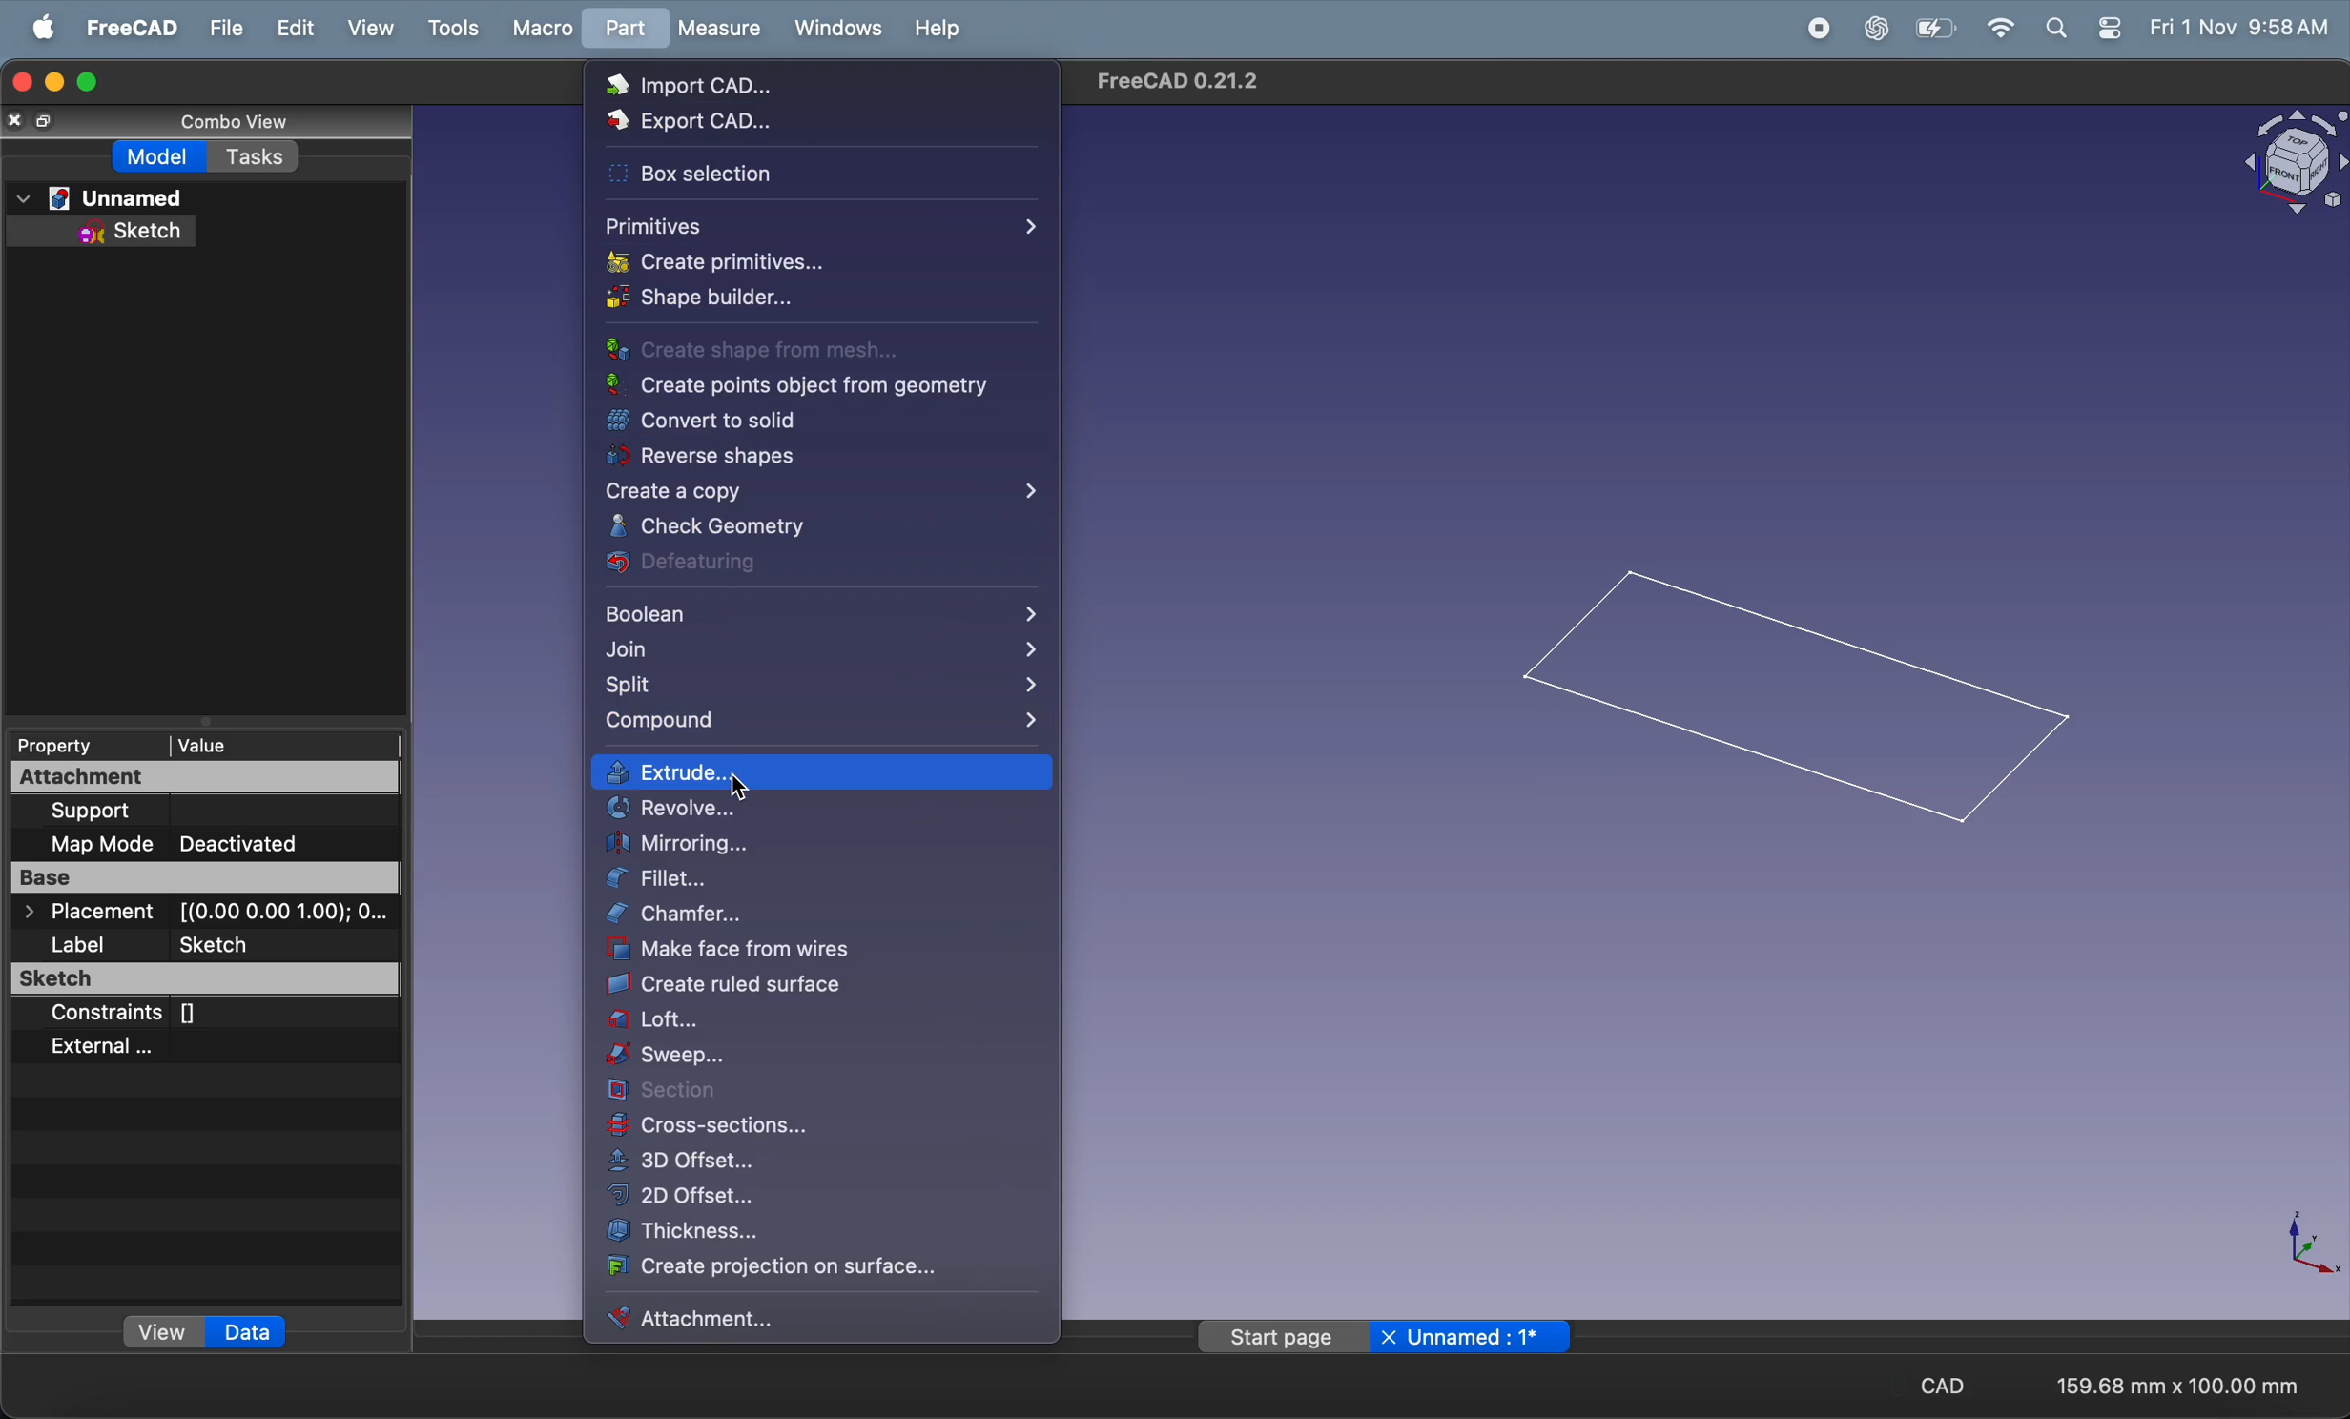  I want to click on label sketch, so click(212, 945).